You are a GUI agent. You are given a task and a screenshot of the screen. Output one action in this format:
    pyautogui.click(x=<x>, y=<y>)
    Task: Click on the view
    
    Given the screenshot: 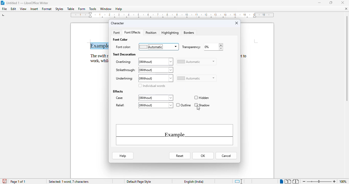 What is the action you would take?
    pyautogui.click(x=23, y=9)
    